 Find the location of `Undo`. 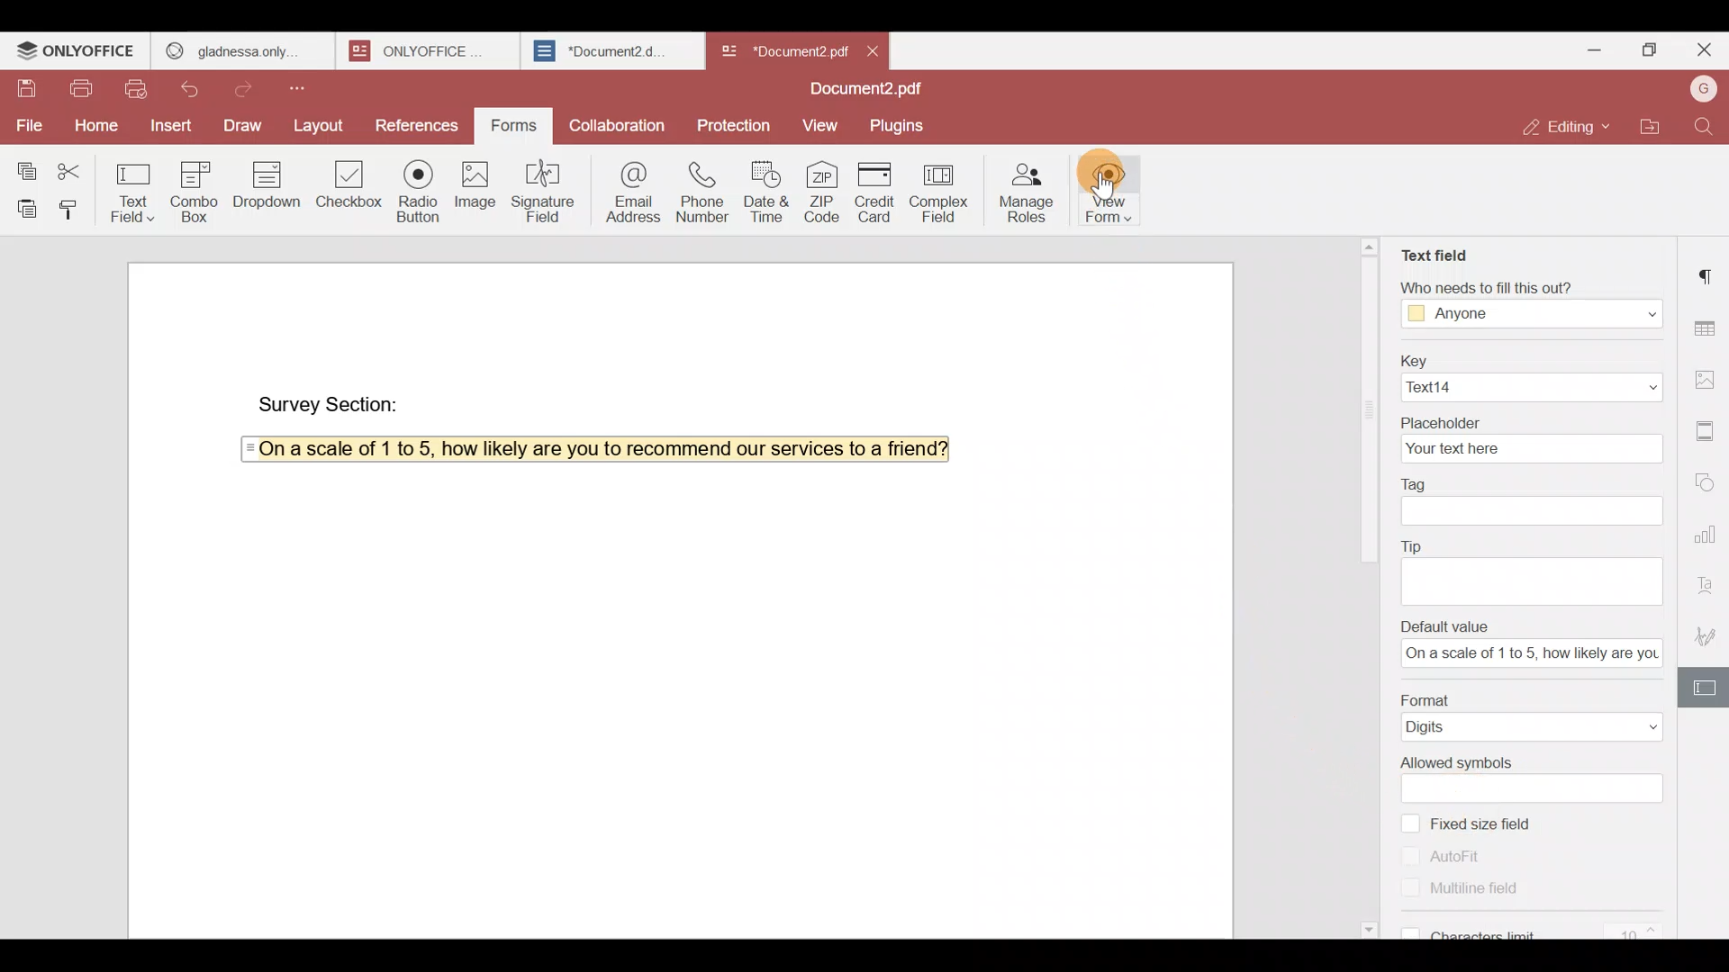

Undo is located at coordinates (194, 90).